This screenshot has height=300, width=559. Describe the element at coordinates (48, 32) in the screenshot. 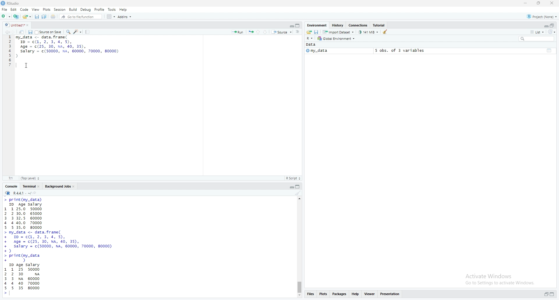

I see `source on save` at that location.